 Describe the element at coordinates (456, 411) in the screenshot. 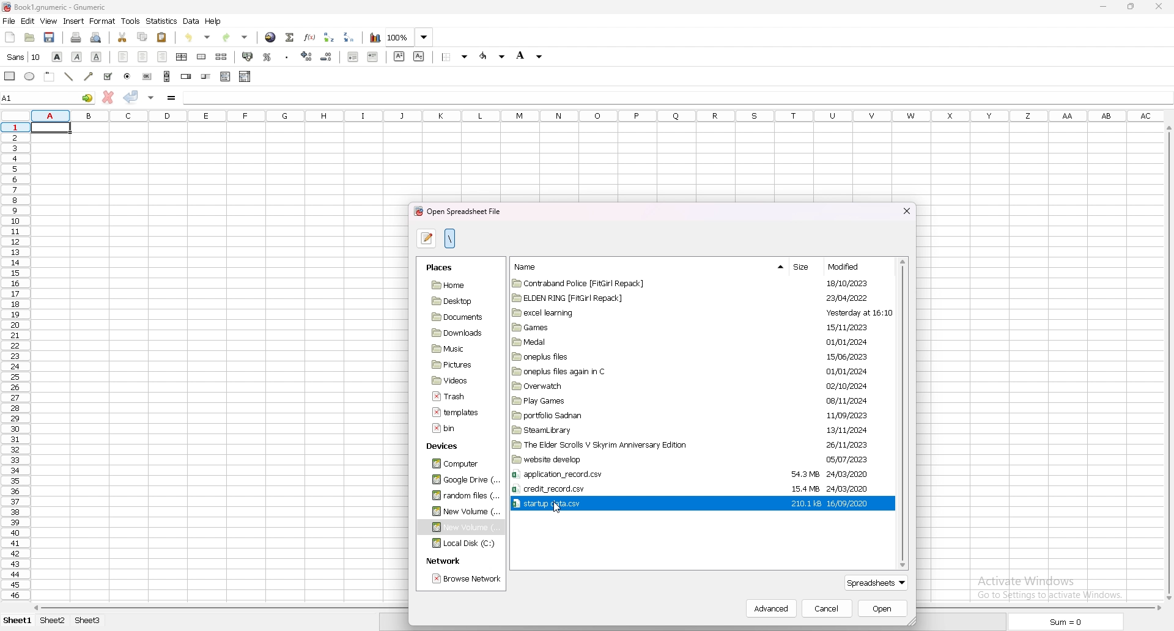

I see `file` at that location.